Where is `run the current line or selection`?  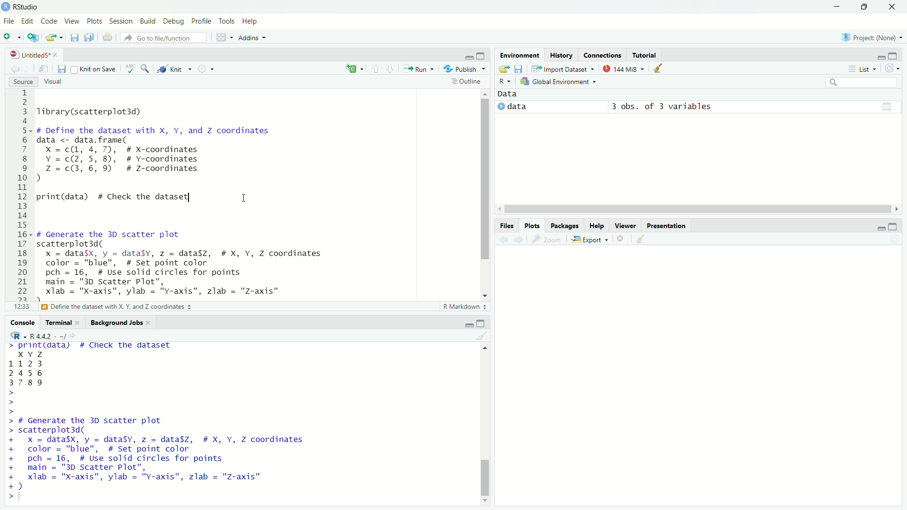
run the current line or selection is located at coordinates (419, 69).